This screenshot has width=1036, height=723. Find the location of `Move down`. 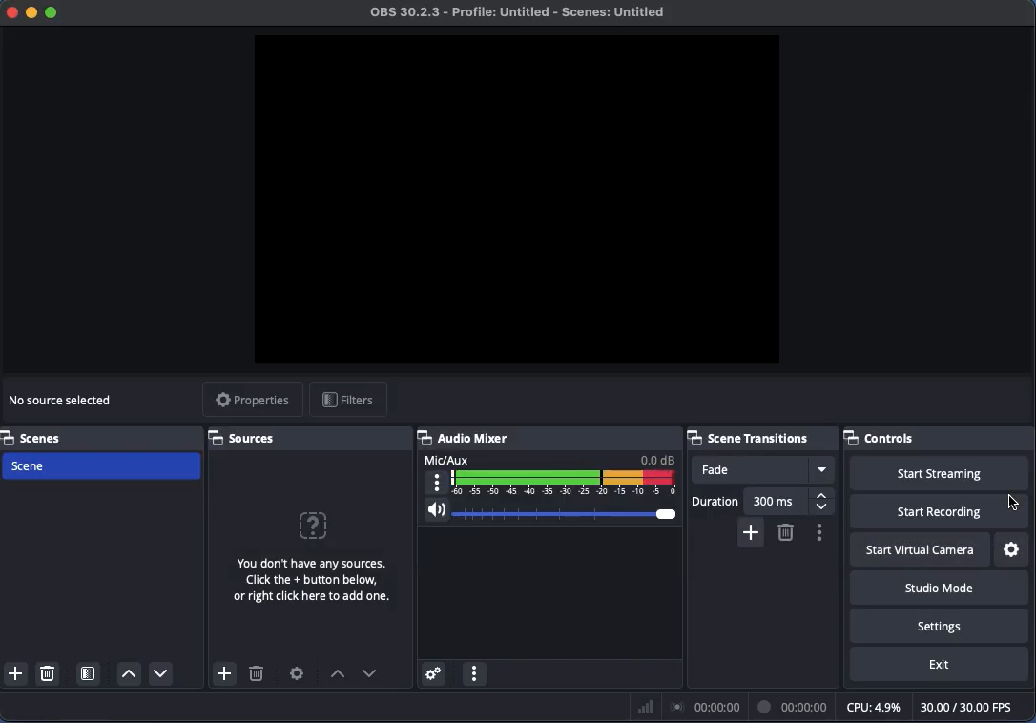

Move down is located at coordinates (159, 672).